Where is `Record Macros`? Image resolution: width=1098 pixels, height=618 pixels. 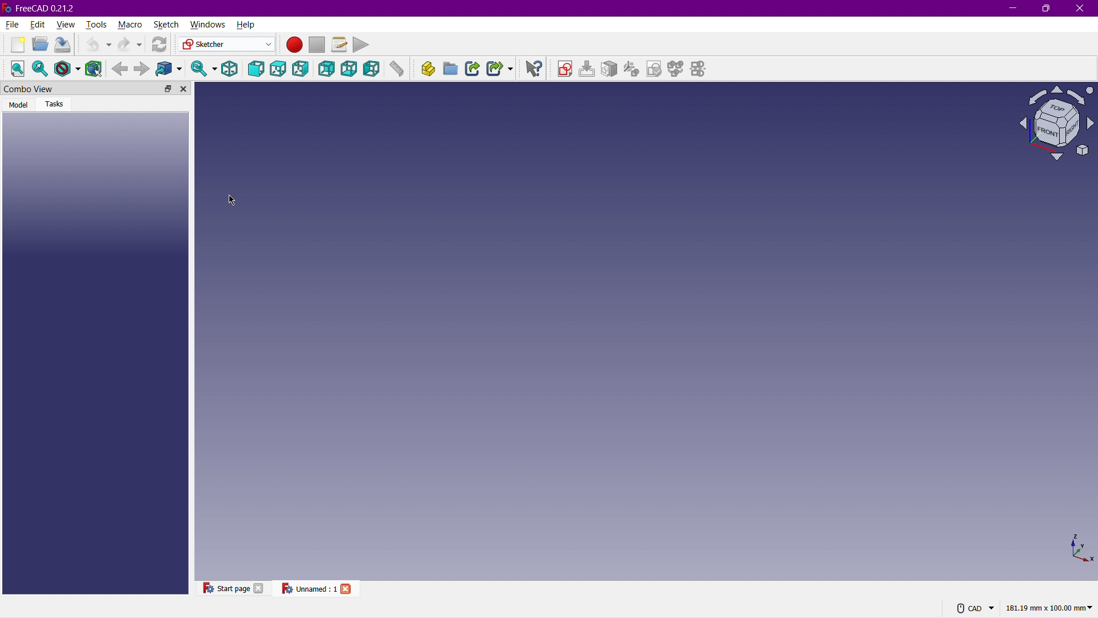
Record Macros is located at coordinates (294, 46).